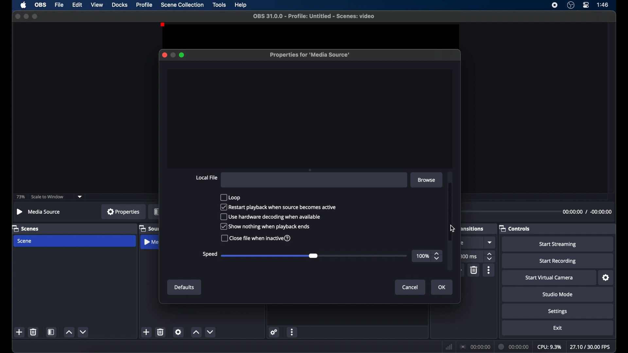 The image size is (628, 353). I want to click on apple icon, so click(24, 5).